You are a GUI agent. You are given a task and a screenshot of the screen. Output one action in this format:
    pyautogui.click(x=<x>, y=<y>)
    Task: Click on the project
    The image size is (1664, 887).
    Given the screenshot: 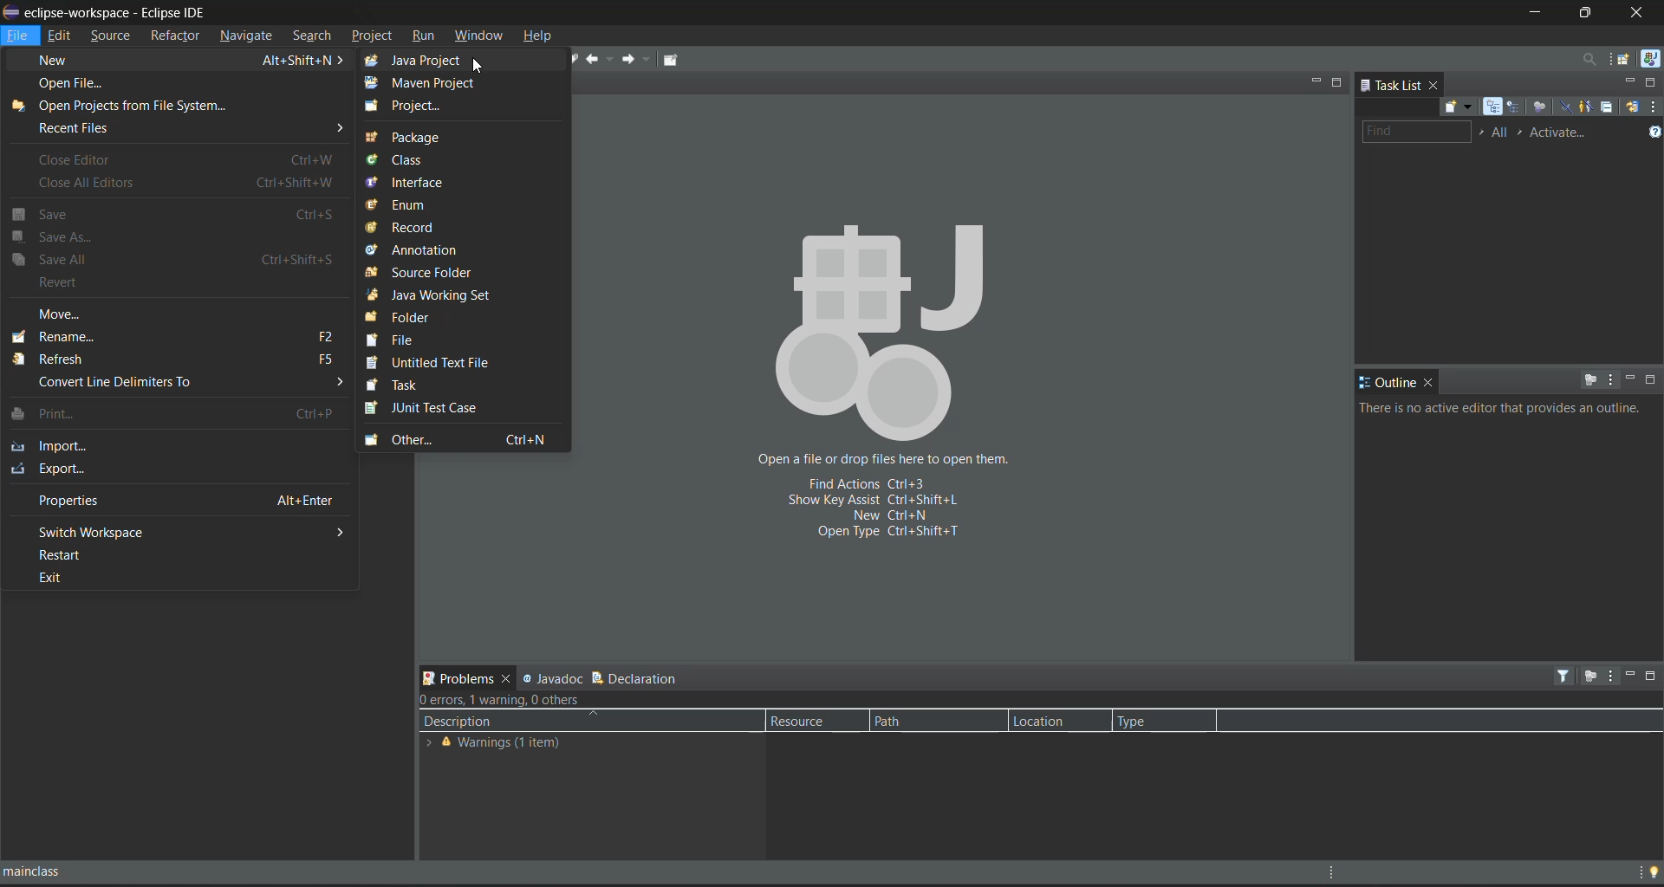 What is the action you would take?
    pyautogui.click(x=420, y=107)
    